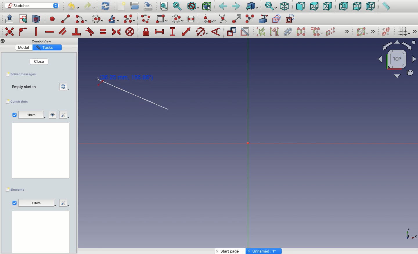 The height and width of the screenshot is (254, 418). What do you see at coordinates (209, 19) in the screenshot?
I see `Create fillet` at bounding box center [209, 19].